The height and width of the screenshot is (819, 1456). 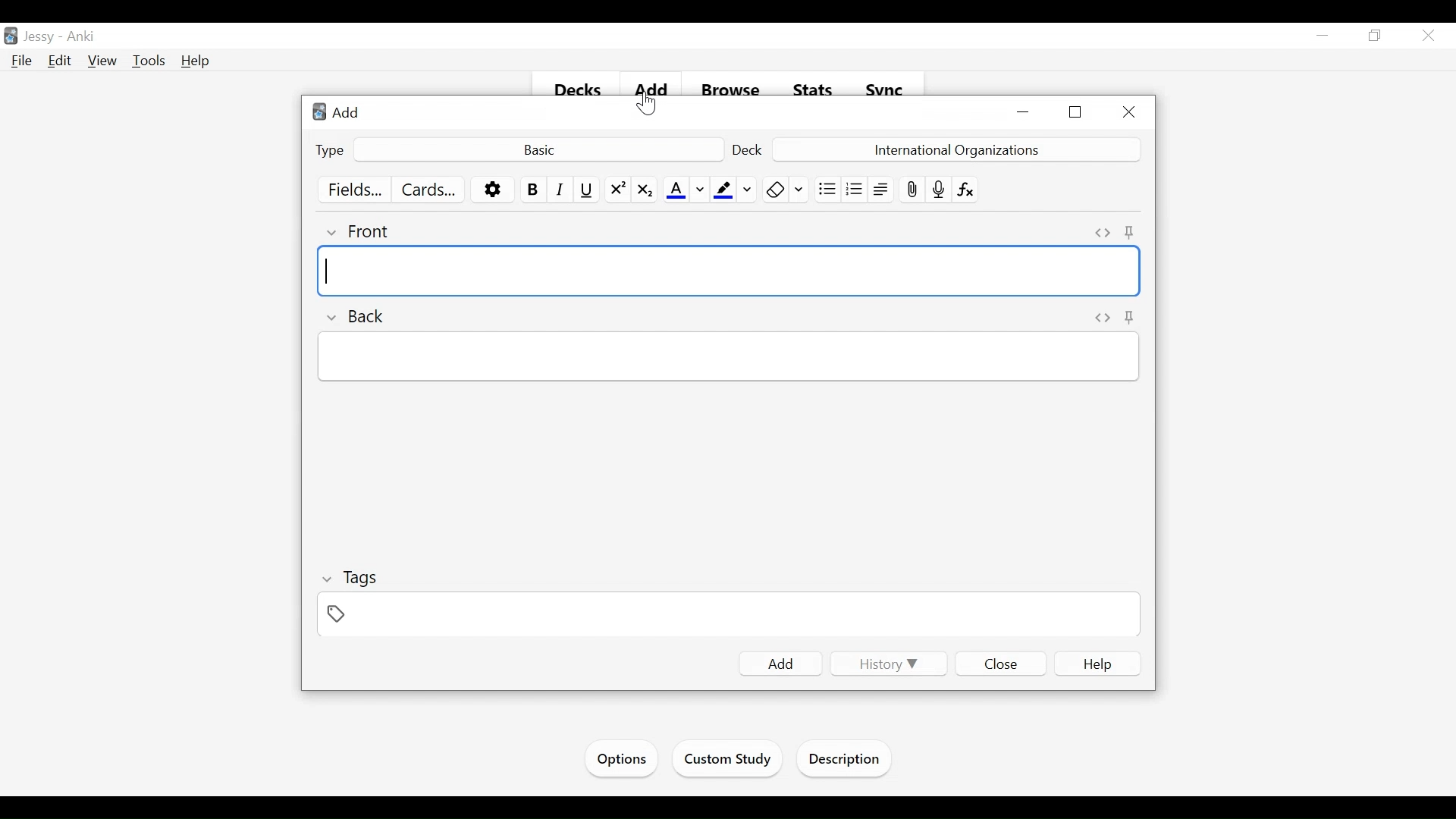 What do you see at coordinates (773, 189) in the screenshot?
I see `Clear formatting` at bounding box center [773, 189].